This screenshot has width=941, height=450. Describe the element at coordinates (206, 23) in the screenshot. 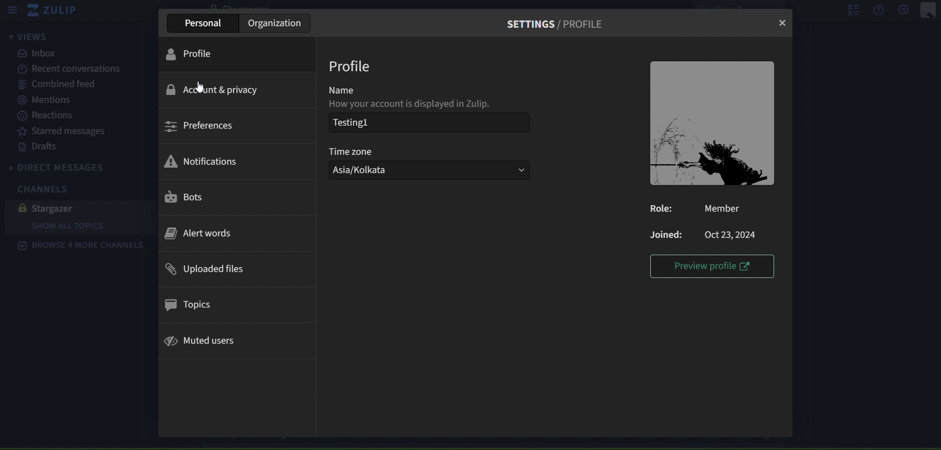

I see `personal` at that location.